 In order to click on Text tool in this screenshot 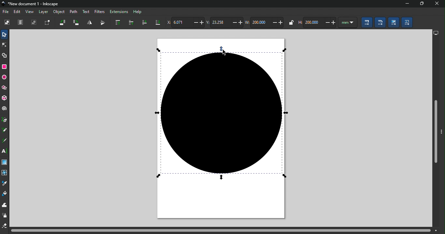, I will do `click(5, 152)`.